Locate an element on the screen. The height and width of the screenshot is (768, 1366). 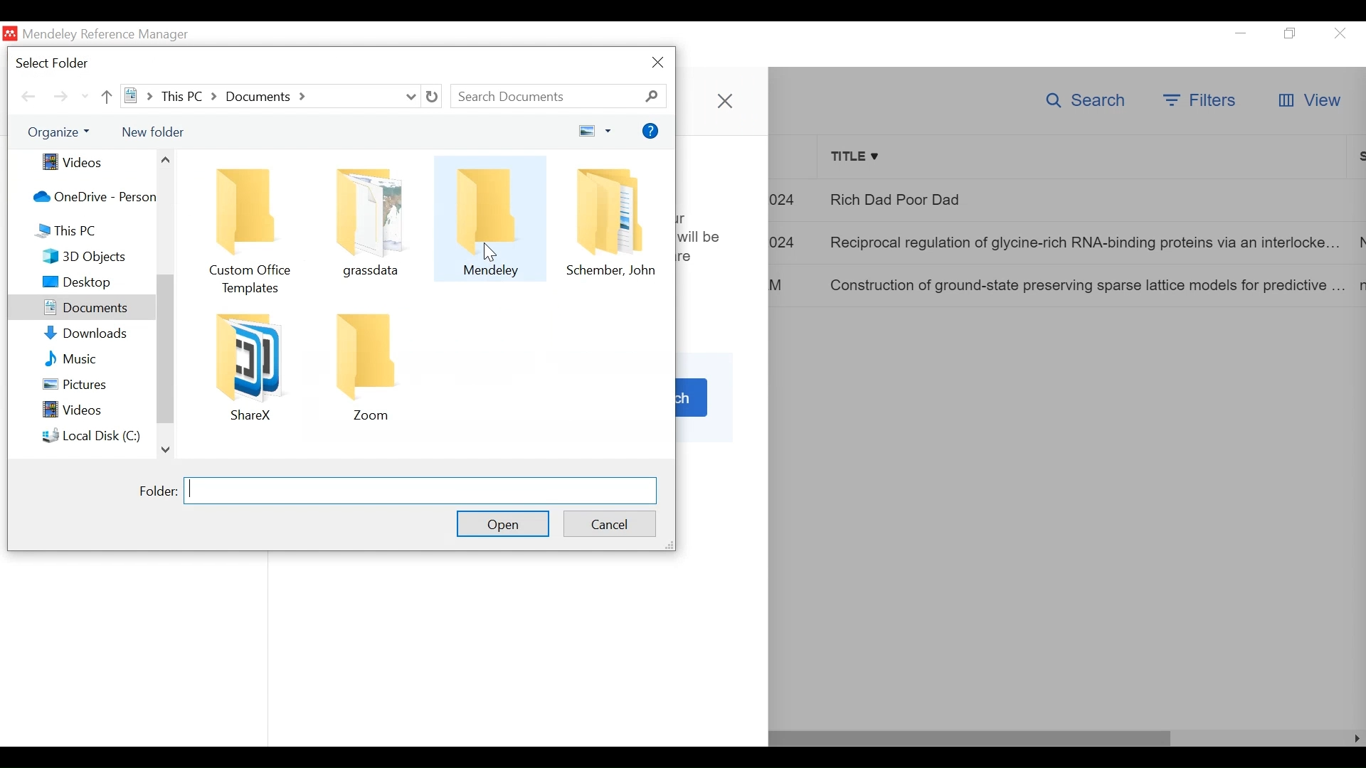
Rich Dad Poor Dad is located at coordinates (978, 202).